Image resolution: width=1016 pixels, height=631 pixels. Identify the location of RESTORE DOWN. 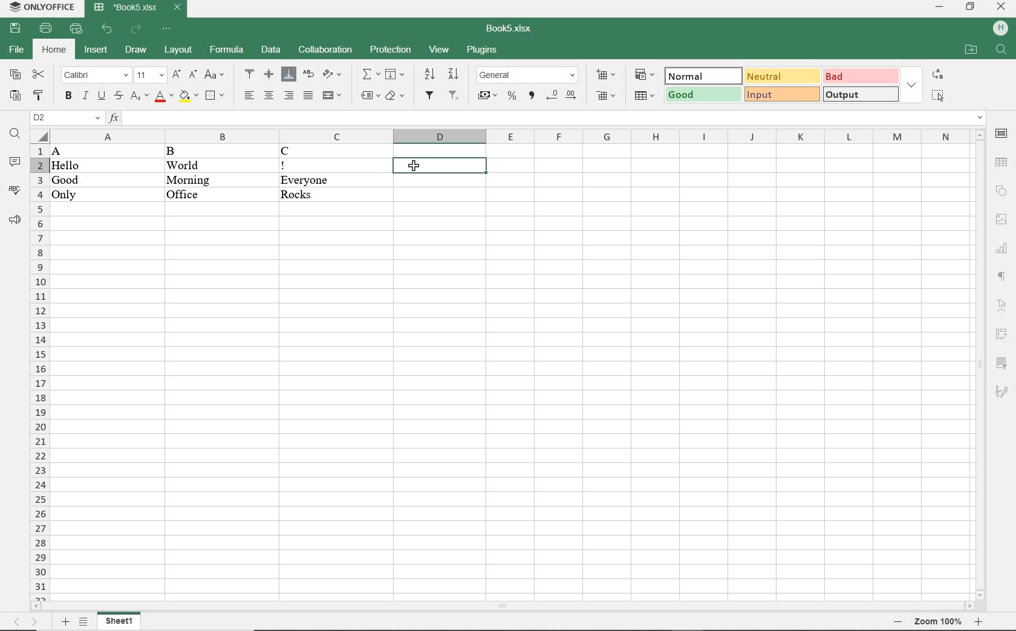
(971, 8).